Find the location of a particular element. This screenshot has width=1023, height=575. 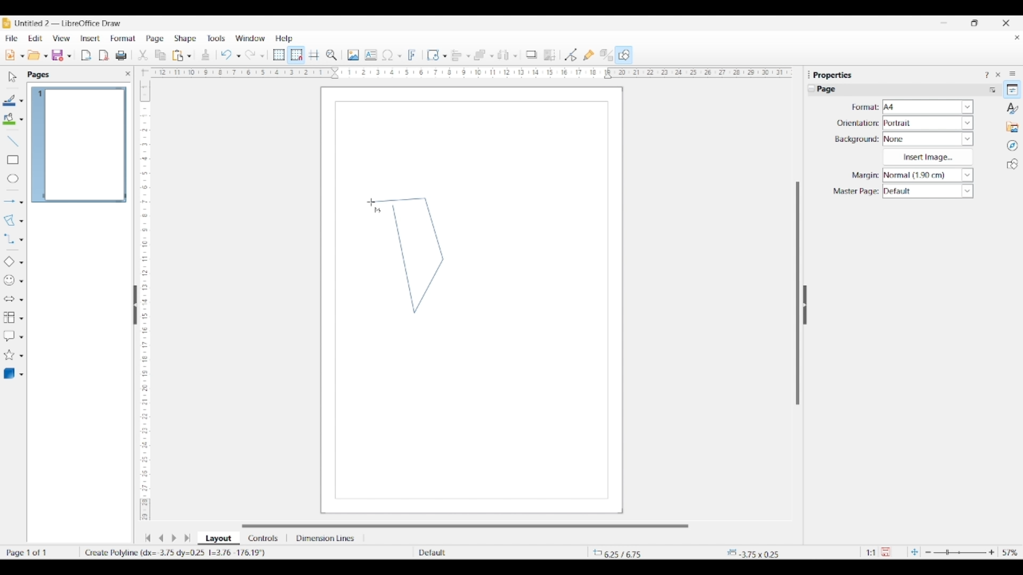

Margin options is located at coordinates (928, 175).